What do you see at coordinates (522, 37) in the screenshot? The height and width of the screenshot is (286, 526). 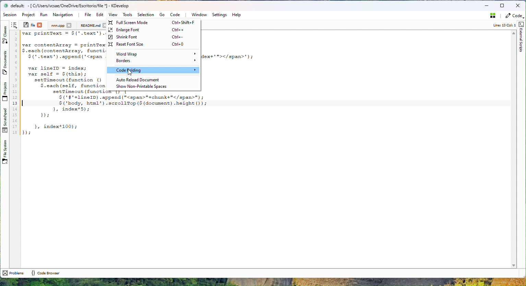 I see `External scripts` at bounding box center [522, 37].